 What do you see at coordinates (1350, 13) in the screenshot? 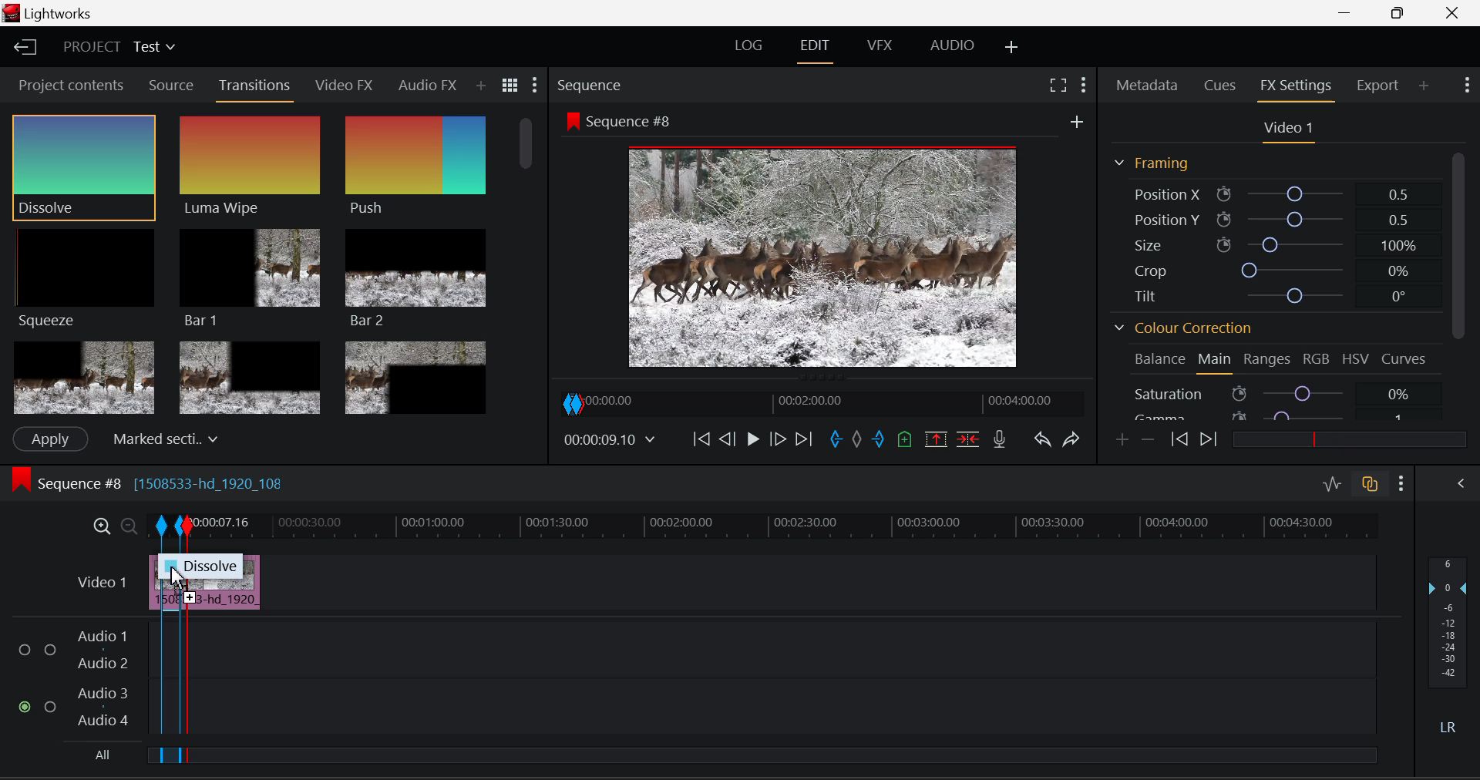
I see `Restore Down` at bounding box center [1350, 13].